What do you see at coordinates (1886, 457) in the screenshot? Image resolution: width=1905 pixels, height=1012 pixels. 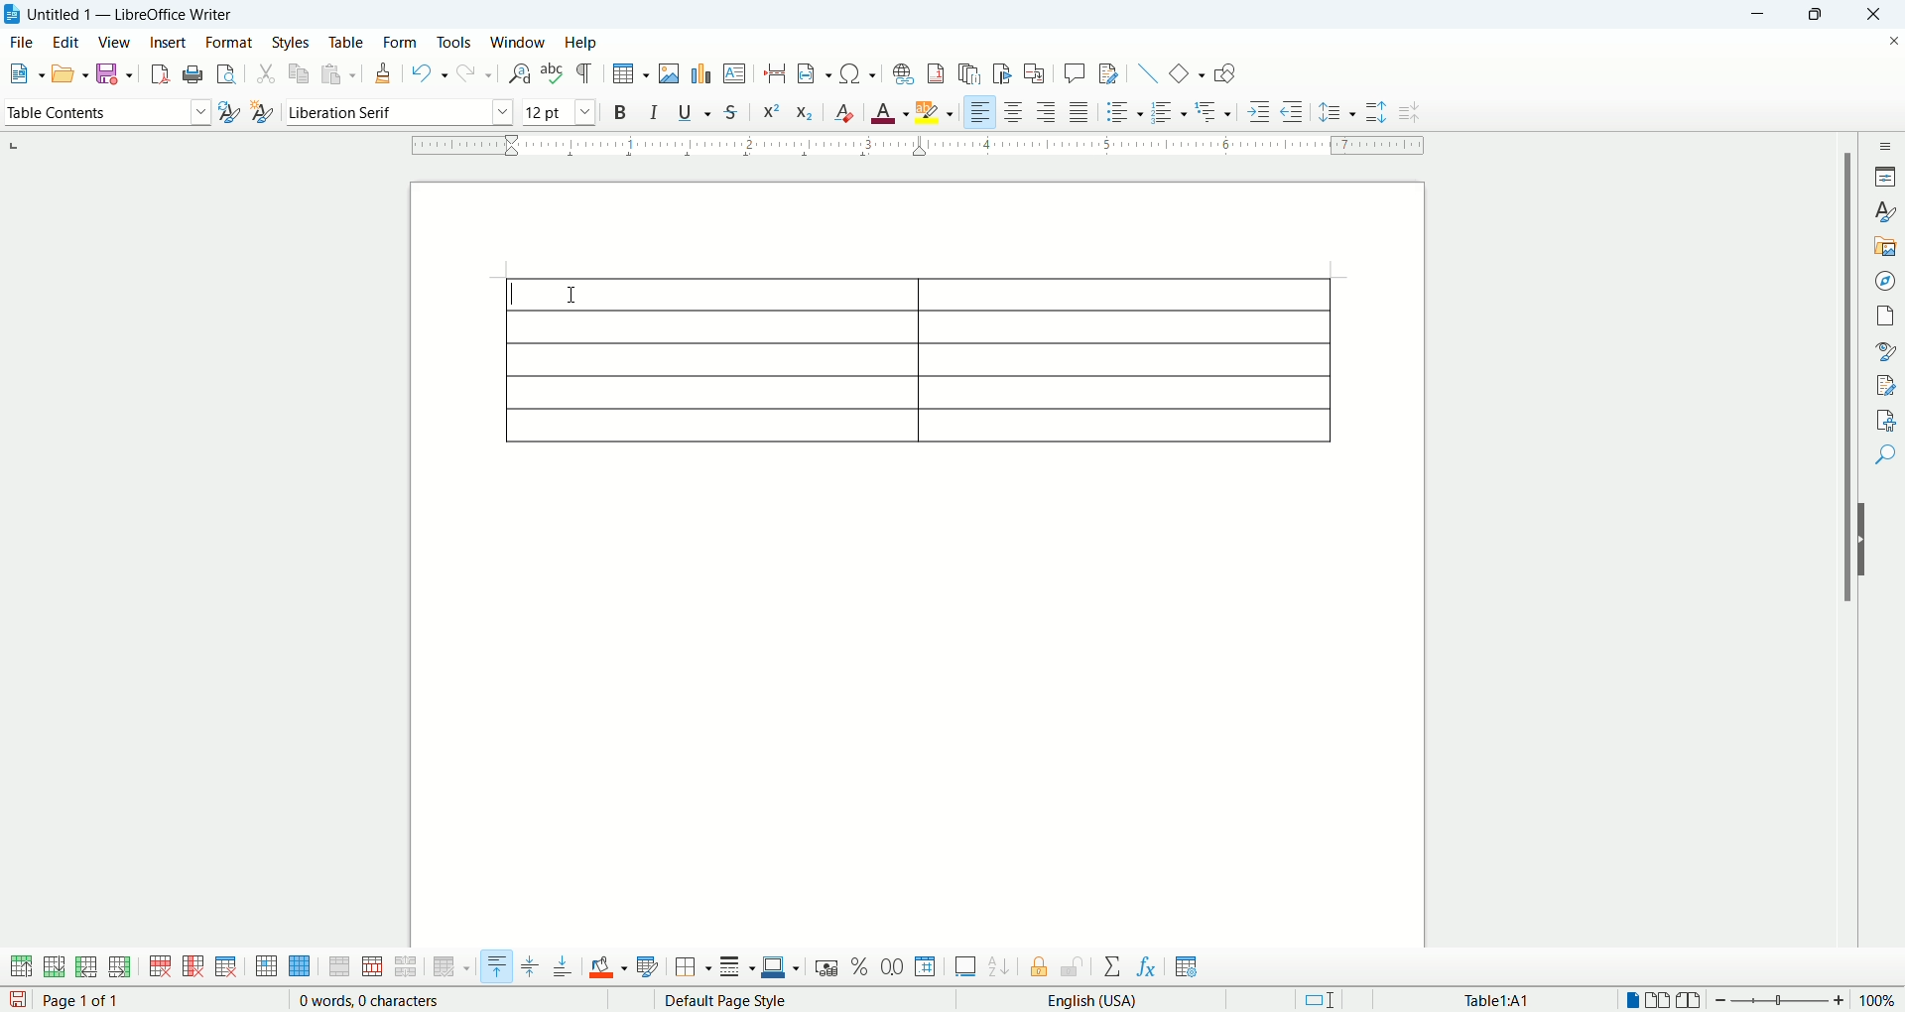 I see `find` at bounding box center [1886, 457].